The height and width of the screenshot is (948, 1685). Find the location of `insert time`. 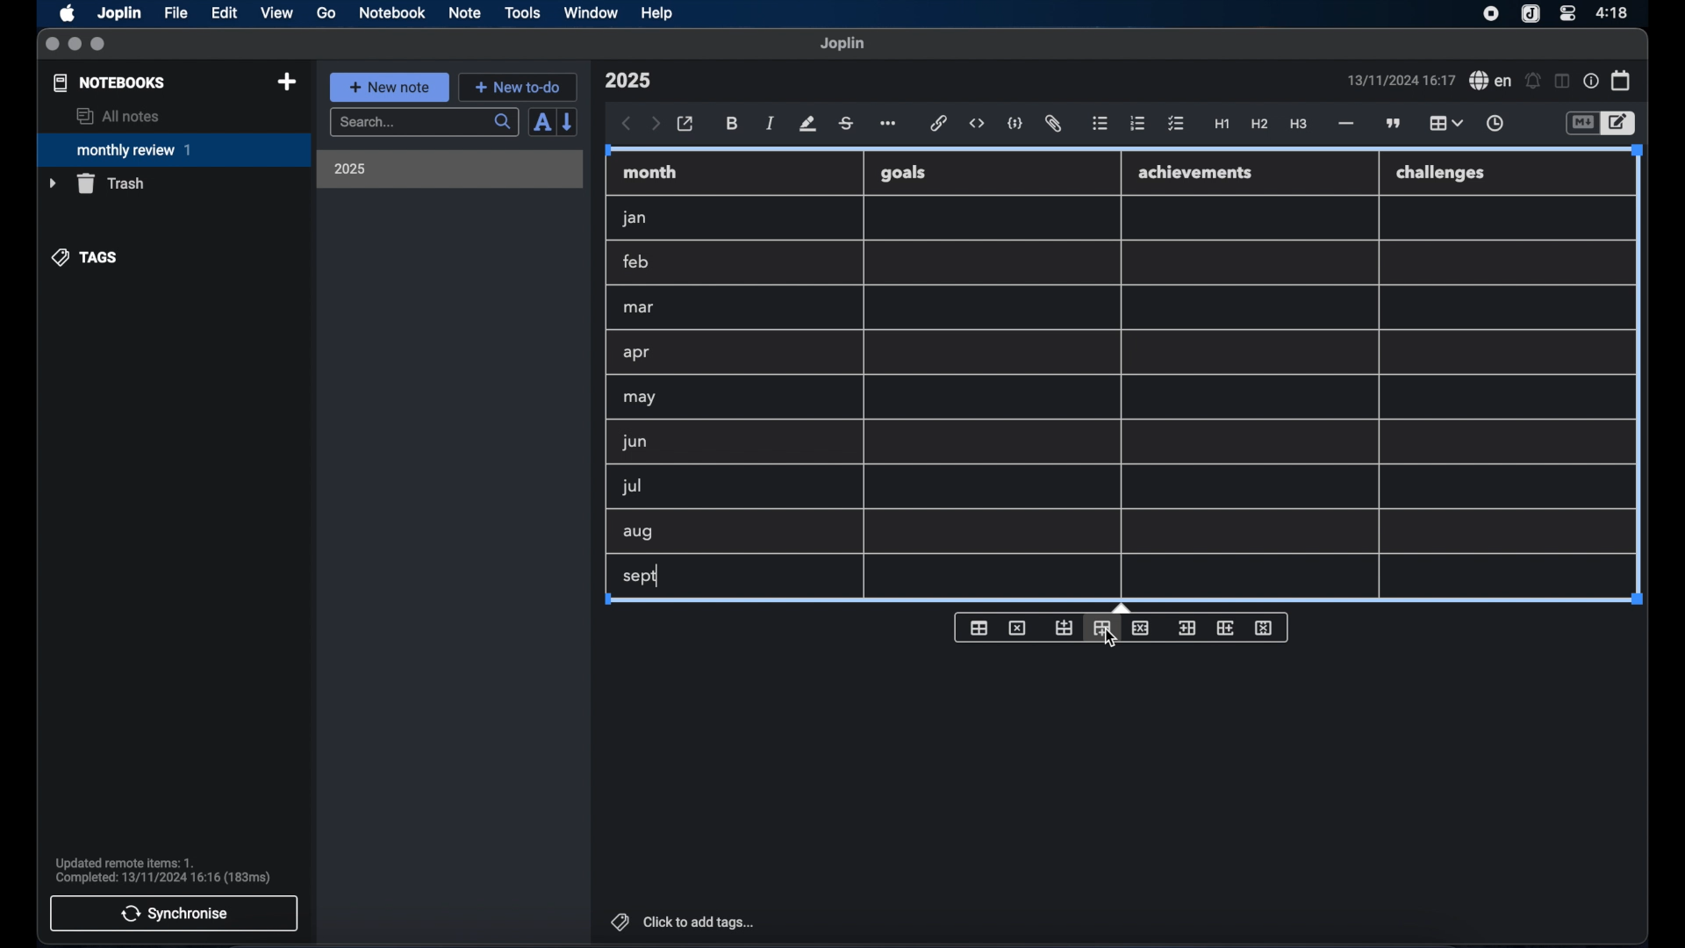

insert time is located at coordinates (1495, 124).